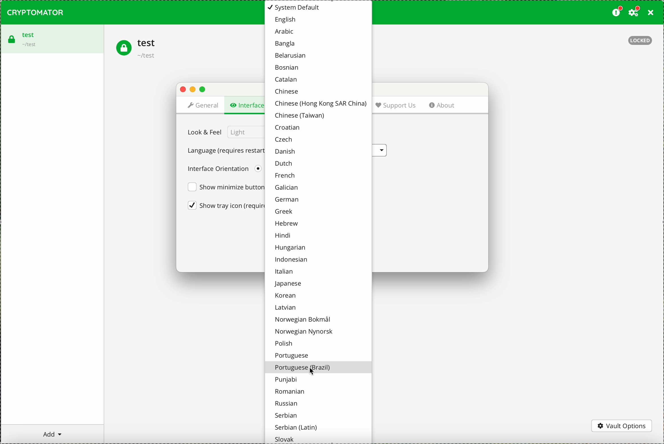 This screenshot has width=664, height=444. What do you see at coordinates (285, 44) in the screenshot?
I see `bangla` at bounding box center [285, 44].